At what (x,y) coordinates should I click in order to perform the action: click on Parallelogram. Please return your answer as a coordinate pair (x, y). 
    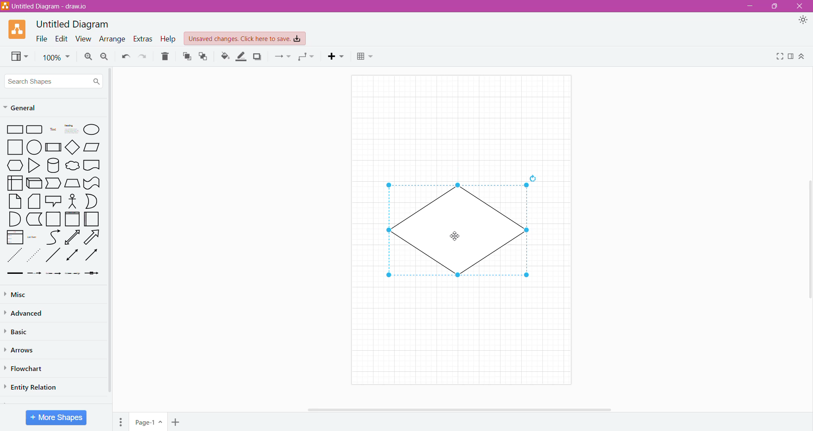
    Looking at the image, I should click on (92, 147).